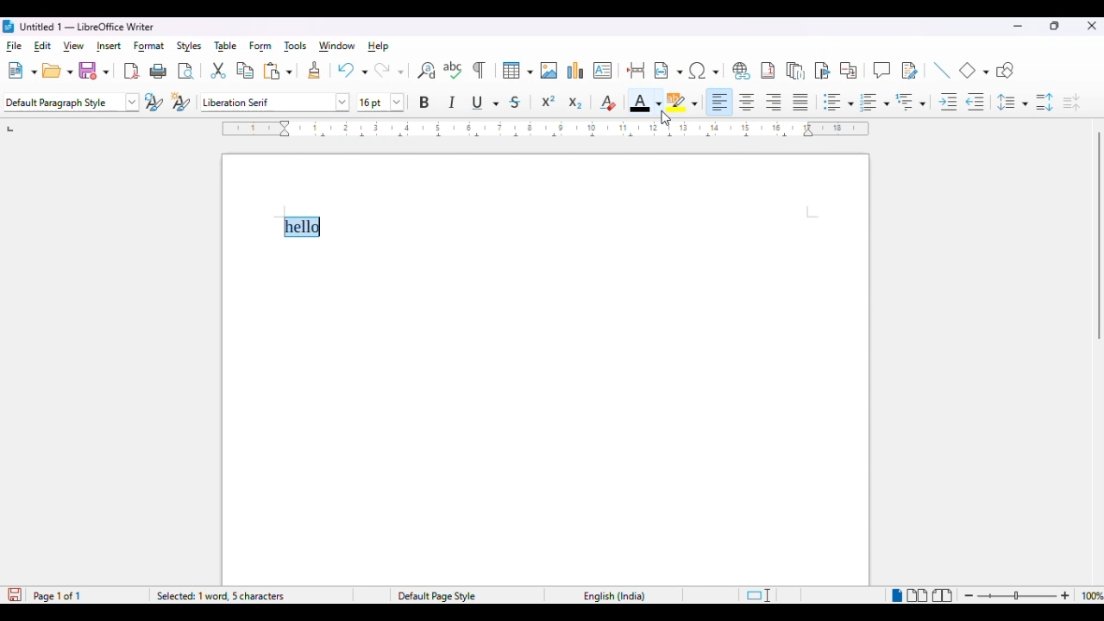 The width and height of the screenshot is (1104, 621). I want to click on window, so click(336, 46).